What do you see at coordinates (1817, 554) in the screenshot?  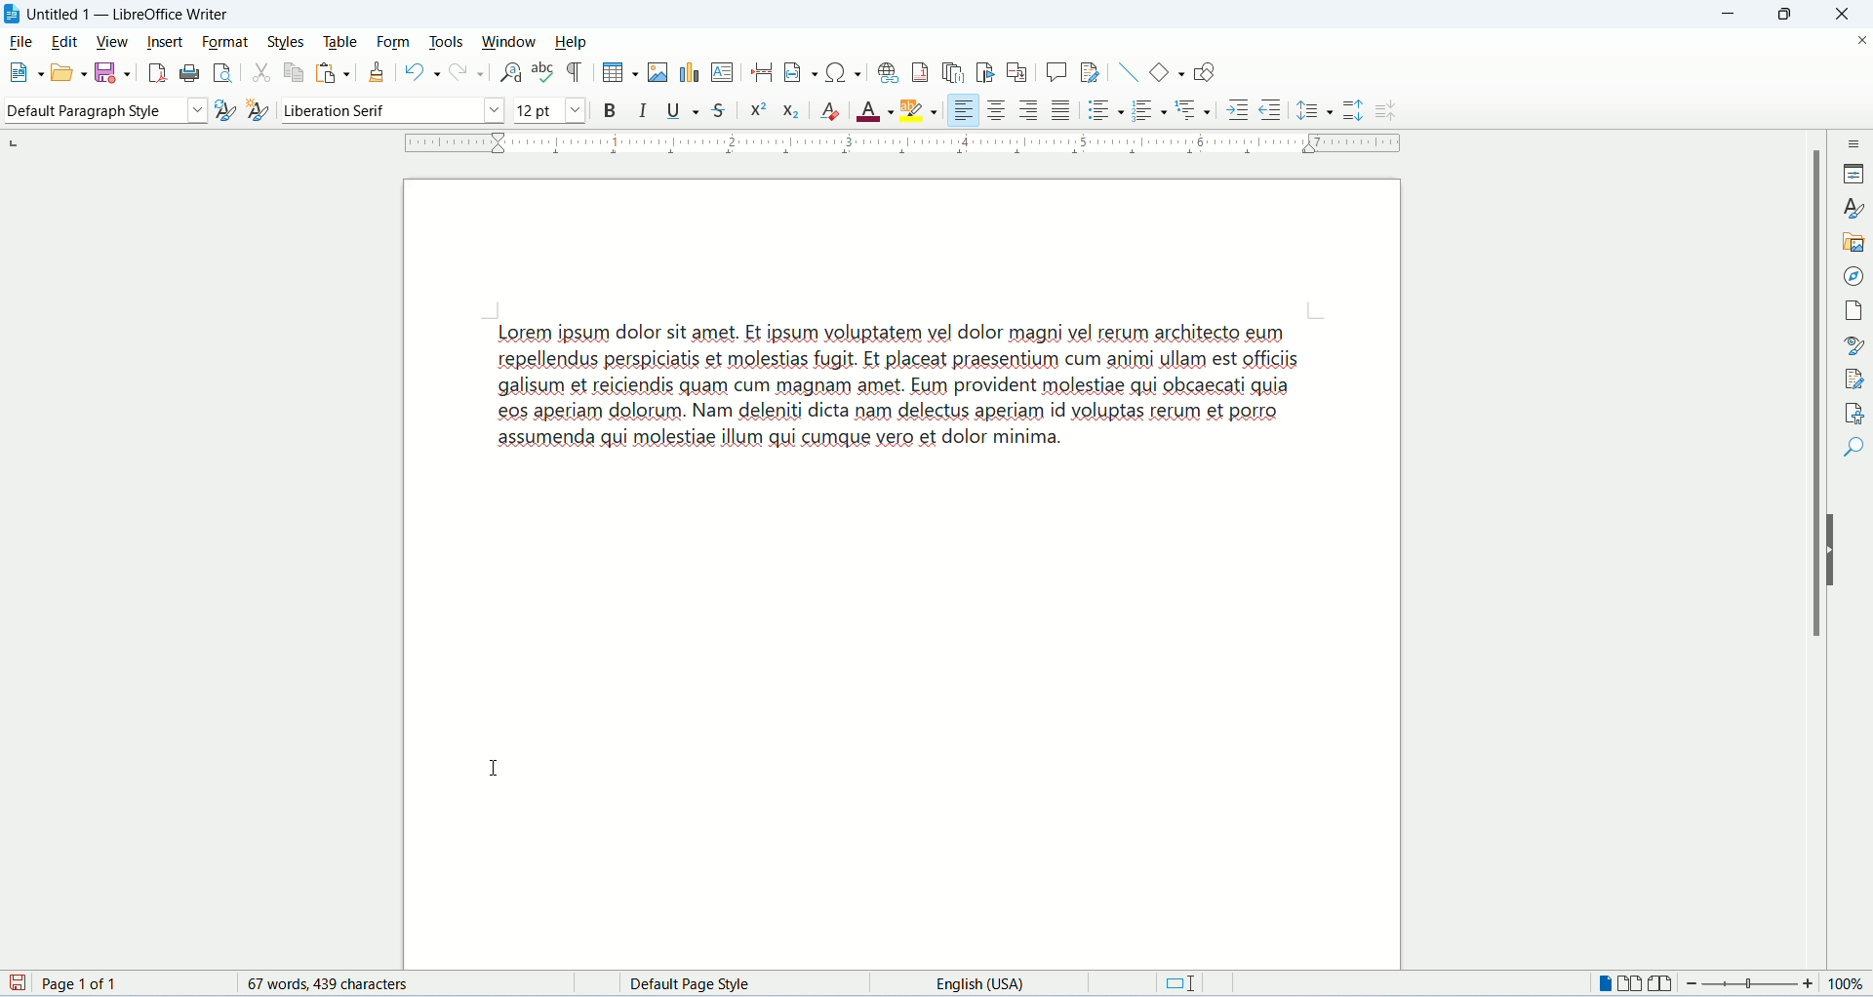 I see `vertical scroll bar` at bounding box center [1817, 554].